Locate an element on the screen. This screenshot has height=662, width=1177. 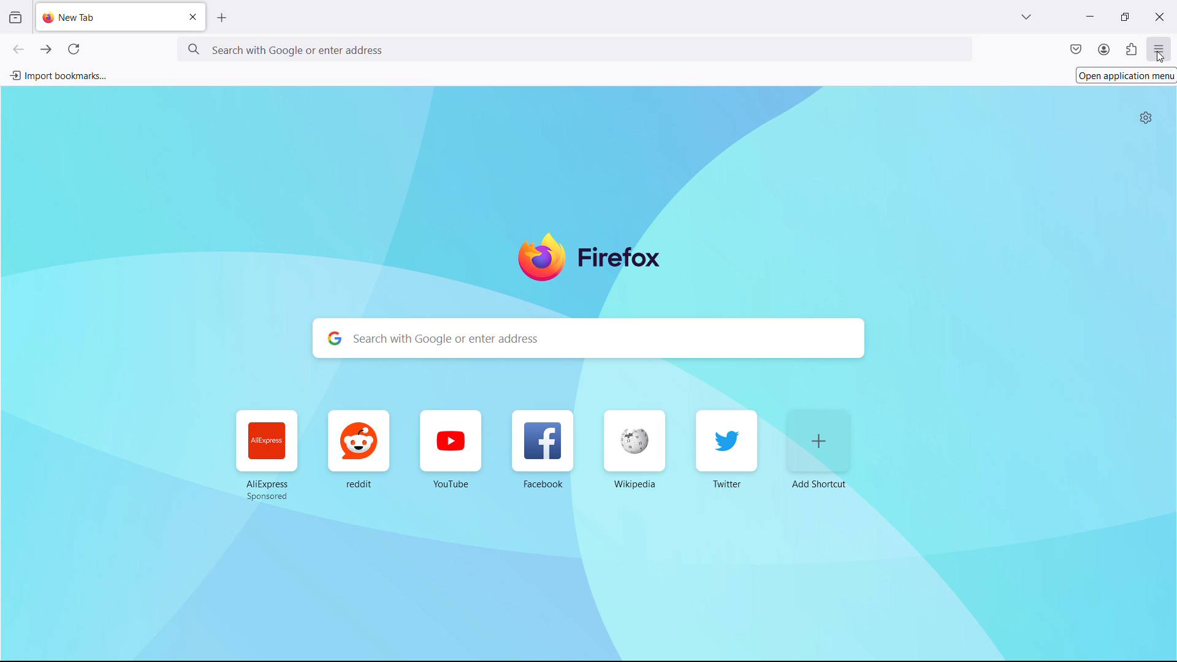
Wikipedia is located at coordinates (631, 451).